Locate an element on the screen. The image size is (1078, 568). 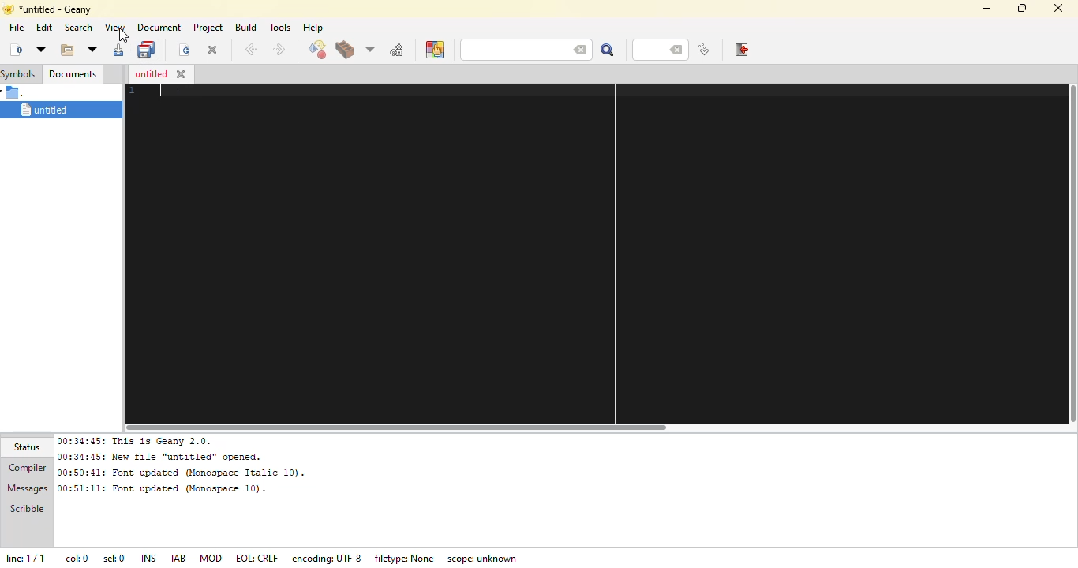
file is located at coordinates (16, 27).